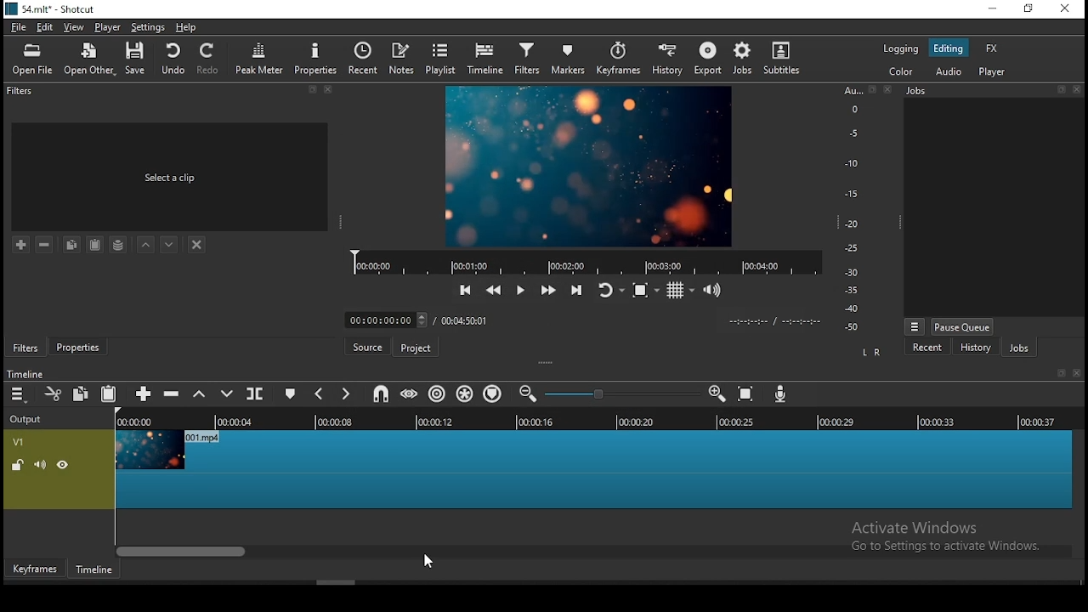  Describe the element at coordinates (428, 562) in the screenshot. I see `mouse pointer` at that location.